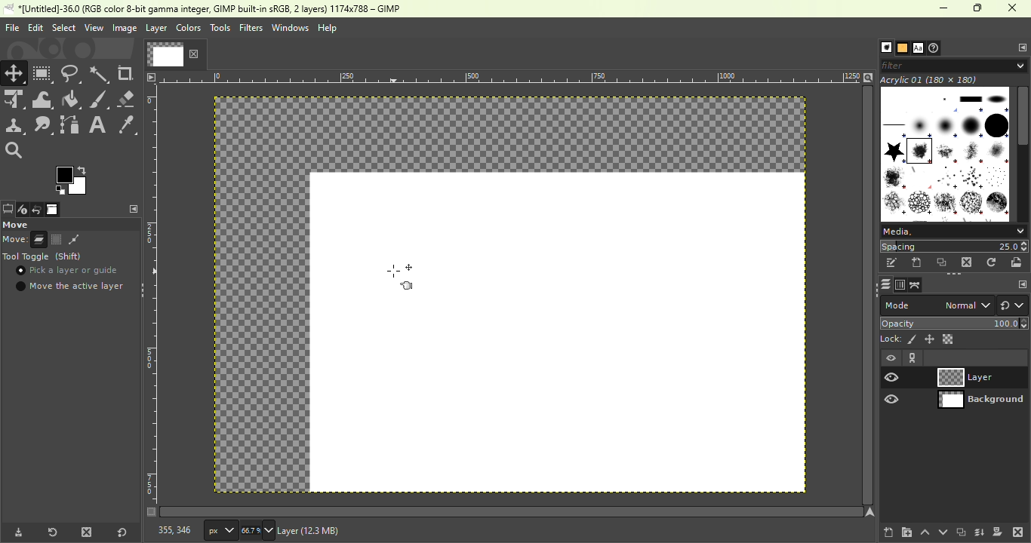 The width and height of the screenshot is (1031, 543). What do you see at coordinates (35, 210) in the screenshot?
I see `Undo history` at bounding box center [35, 210].